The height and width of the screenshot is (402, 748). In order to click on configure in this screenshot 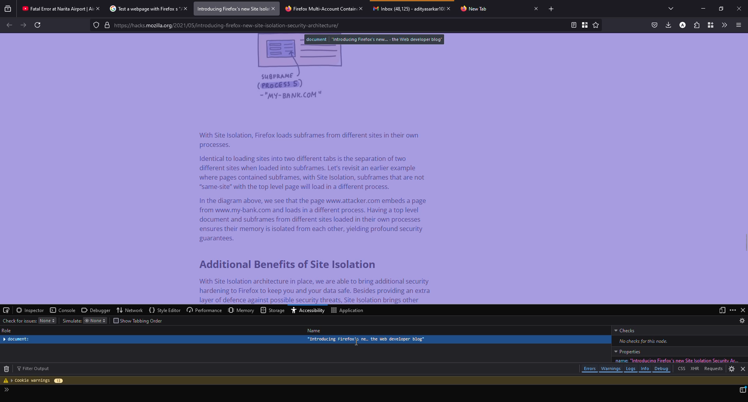, I will do `click(7, 310)`.